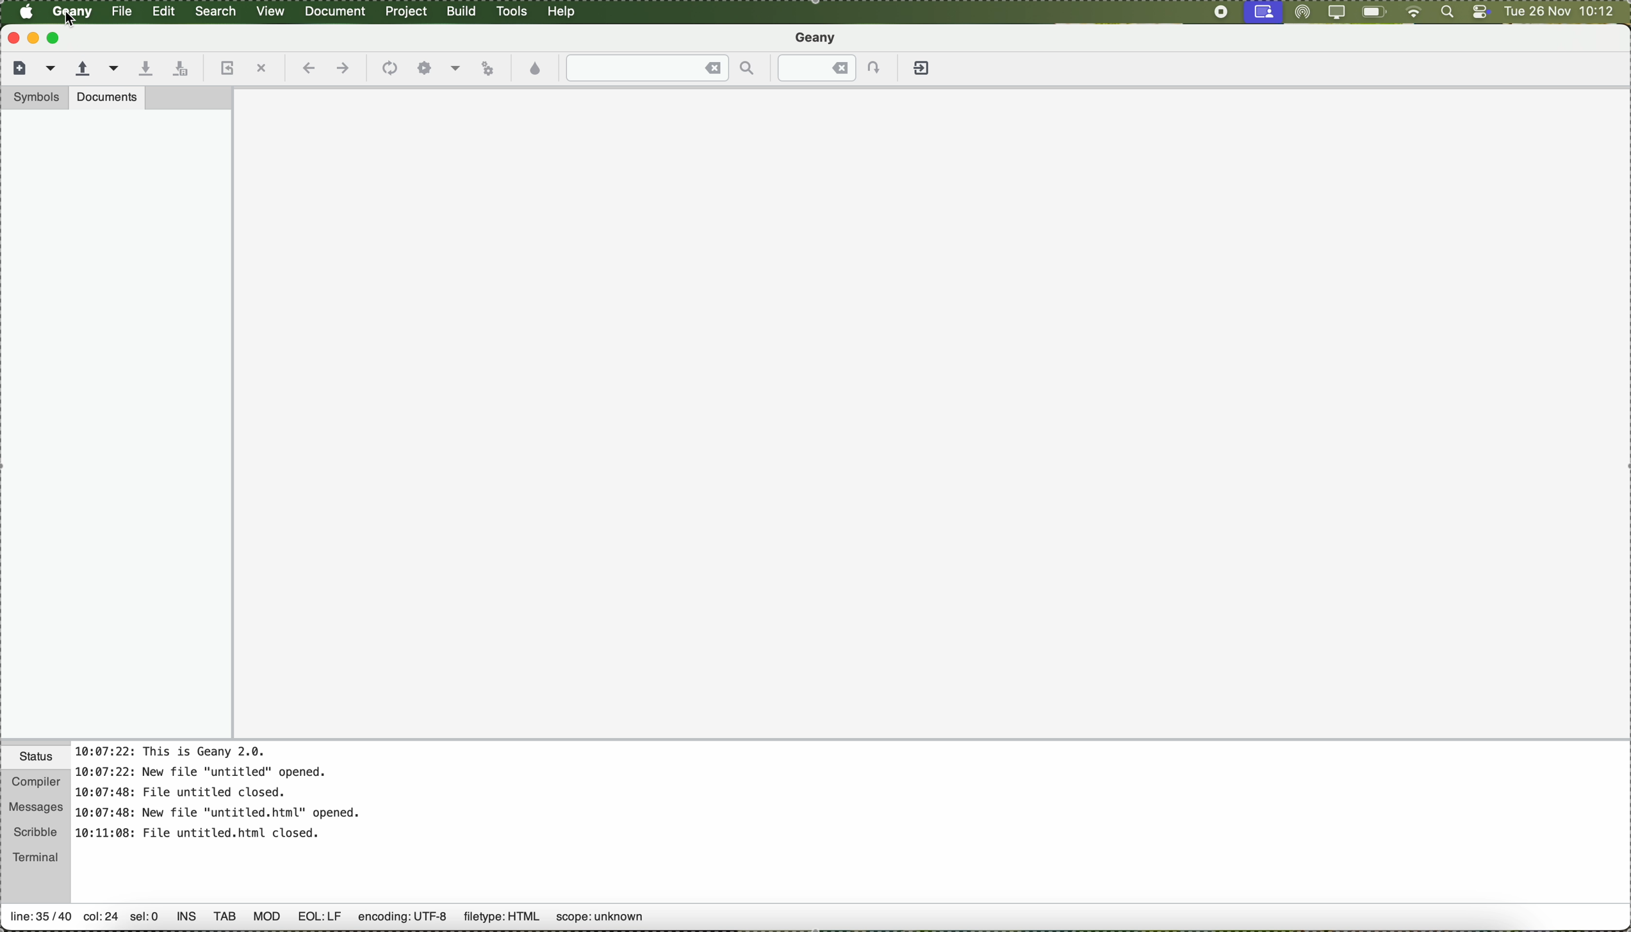  Describe the element at coordinates (602, 920) in the screenshot. I see `scope: unknown` at that location.